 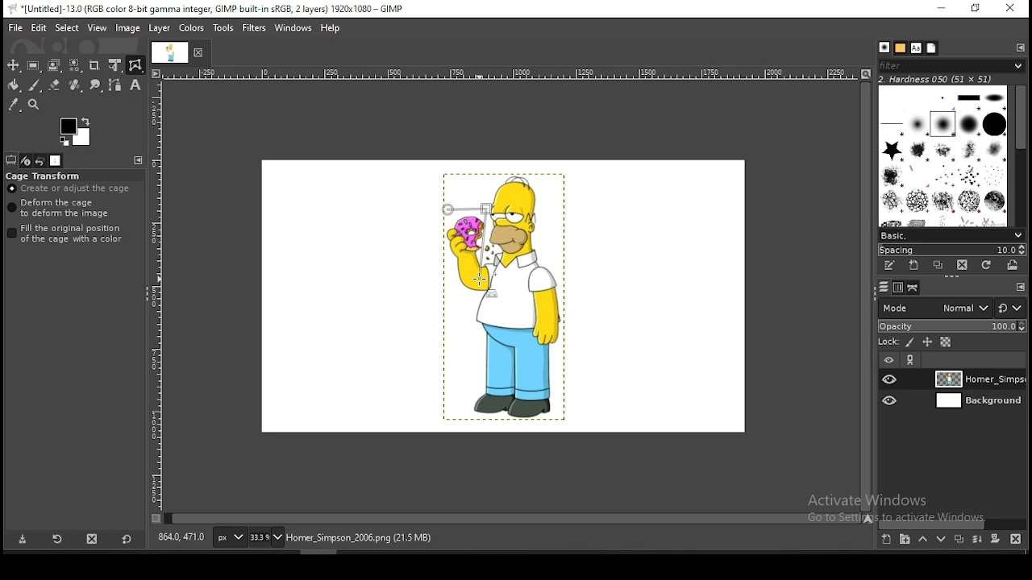 I want to click on merge layers, so click(x=977, y=541).